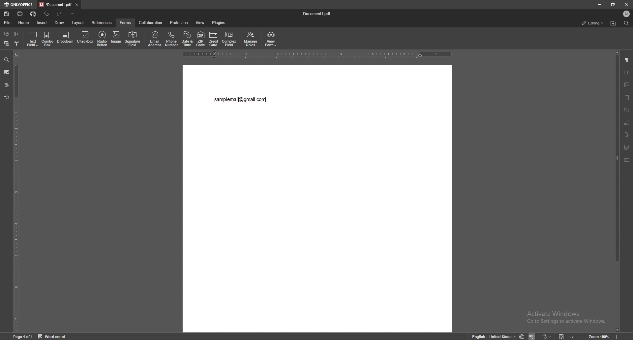 This screenshot has width=633, height=340. I want to click on find location, so click(614, 23).